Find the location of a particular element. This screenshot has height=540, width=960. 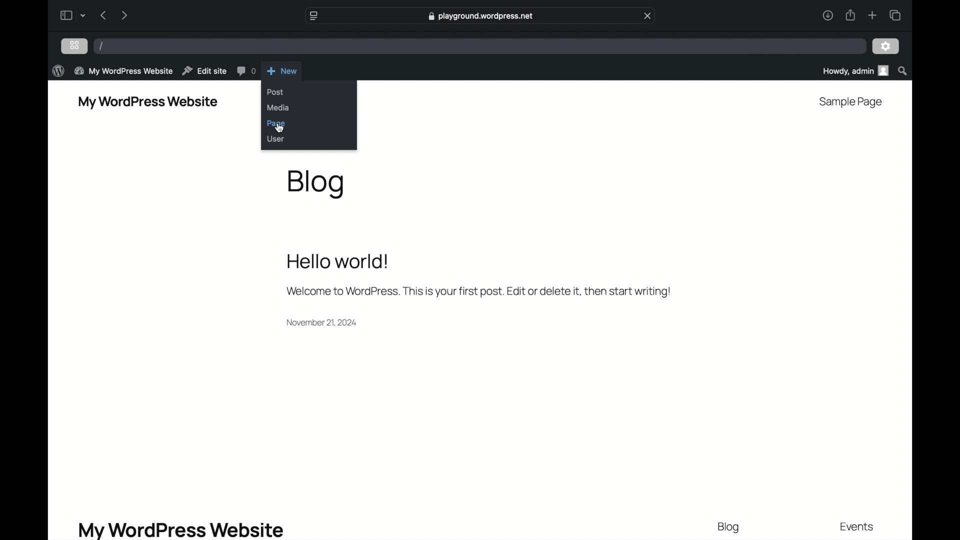

blog is located at coordinates (315, 184).